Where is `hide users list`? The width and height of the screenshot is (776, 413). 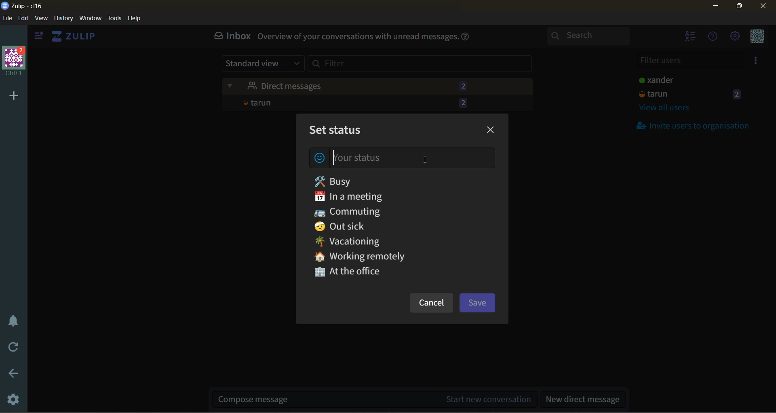
hide users list is located at coordinates (688, 38).